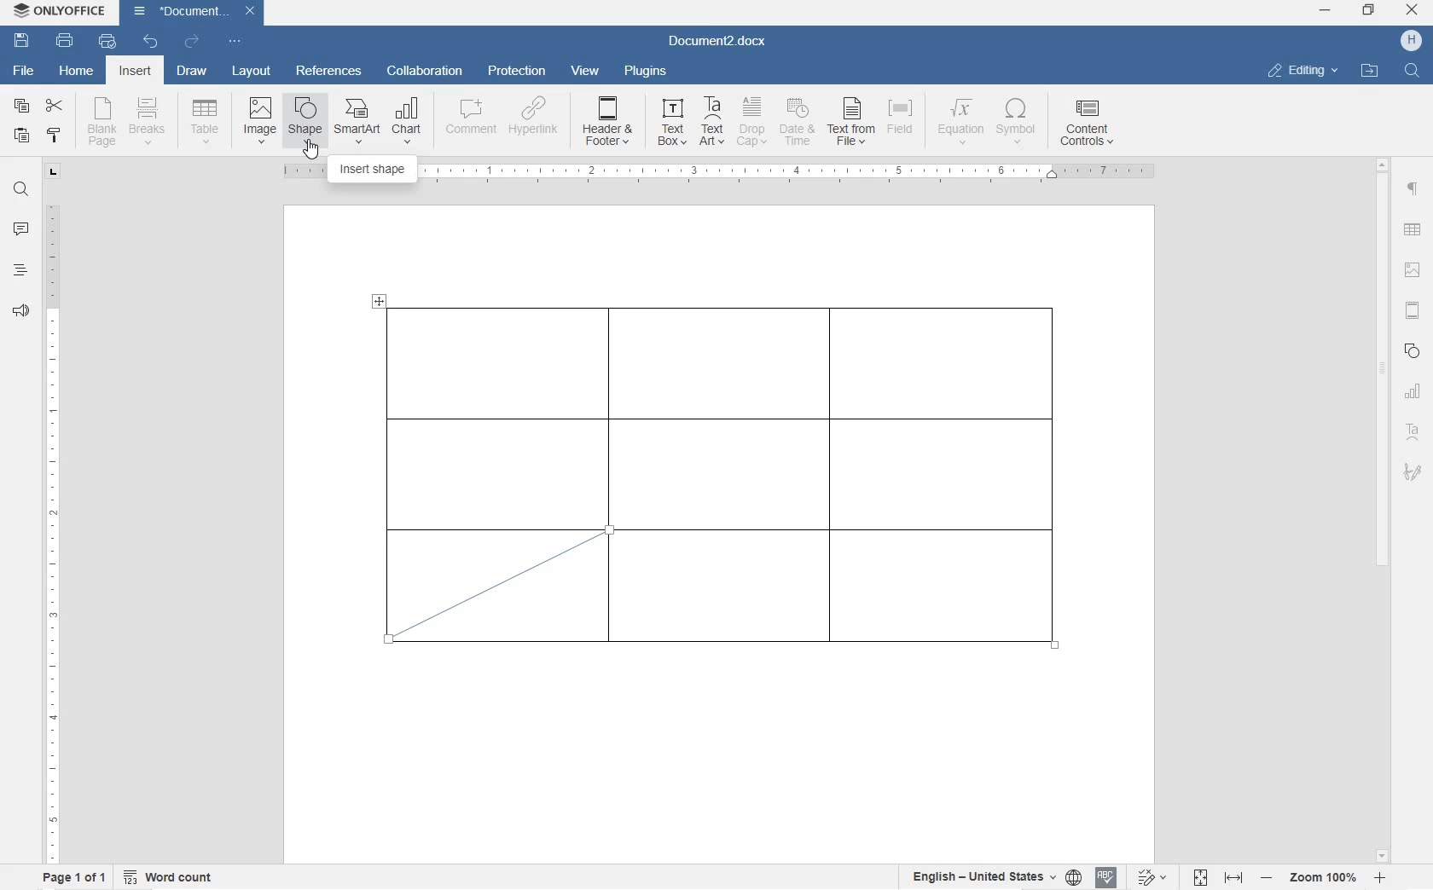  Describe the element at coordinates (608, 122) in the screenshot. I see `HEADER & OOTER` at that location.